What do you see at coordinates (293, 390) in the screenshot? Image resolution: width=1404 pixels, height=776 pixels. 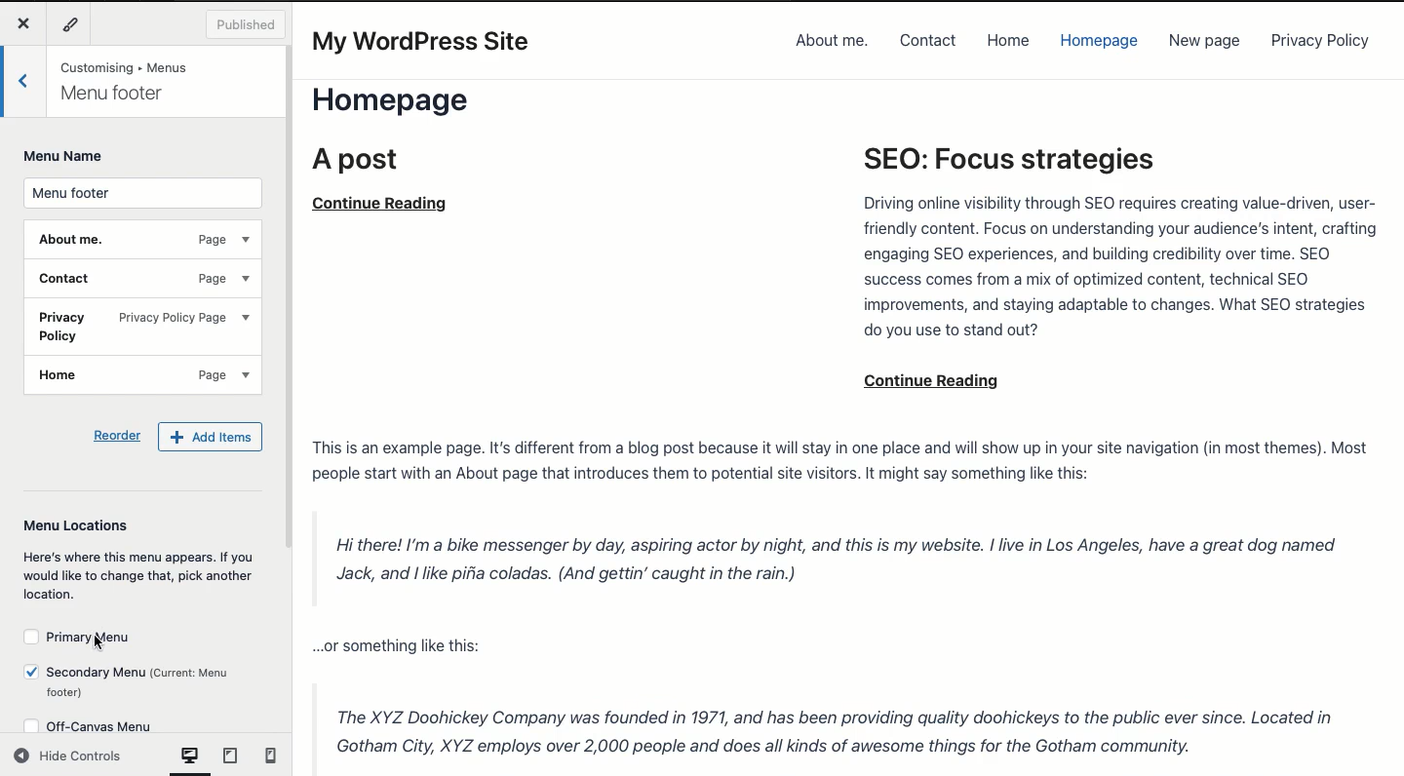 I see `Scroll` at bounding box center [293, 390].